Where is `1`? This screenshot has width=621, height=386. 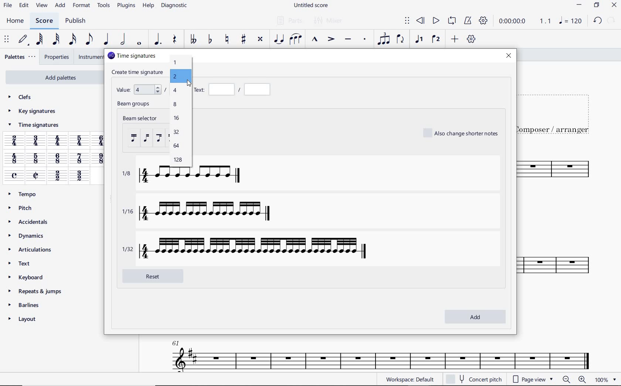
1 is located at coordinates (176, 63).